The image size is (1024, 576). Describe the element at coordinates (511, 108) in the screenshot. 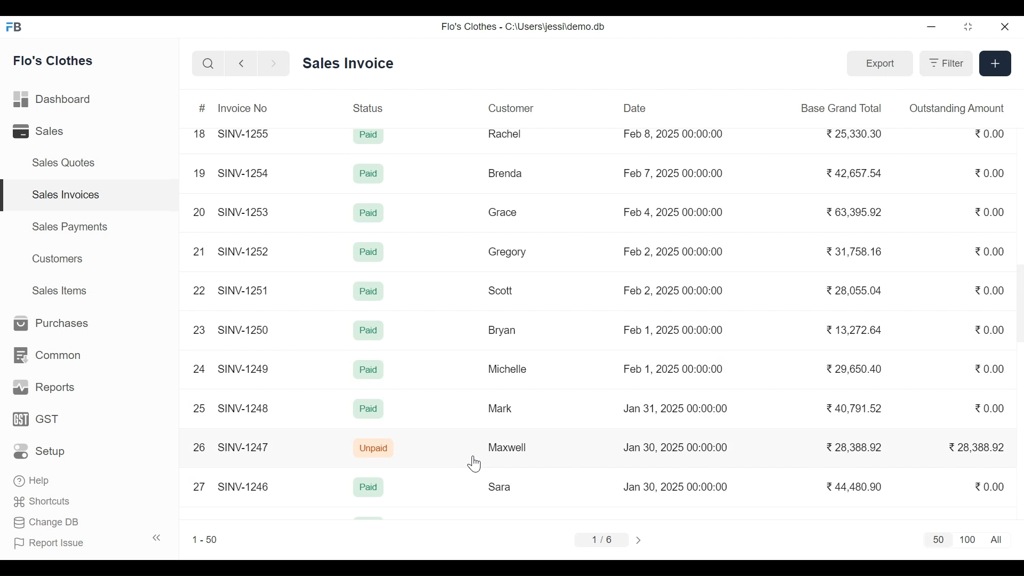

I see `Customer` at that location.